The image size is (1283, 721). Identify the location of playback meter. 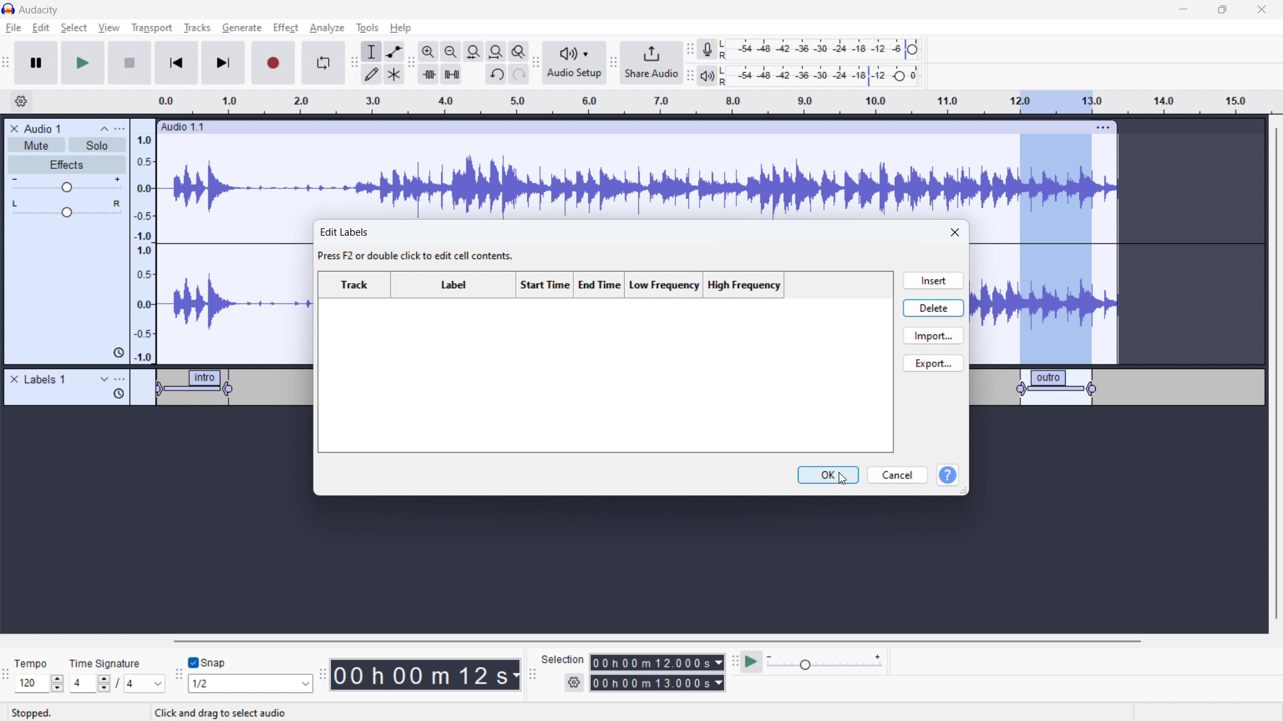
(706, 77).